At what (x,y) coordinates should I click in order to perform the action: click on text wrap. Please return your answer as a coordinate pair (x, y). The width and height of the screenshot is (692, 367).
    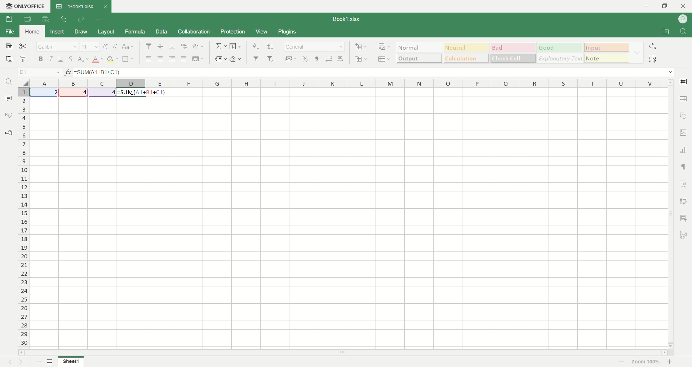
    Looking at the image, I should click on (183, 47).